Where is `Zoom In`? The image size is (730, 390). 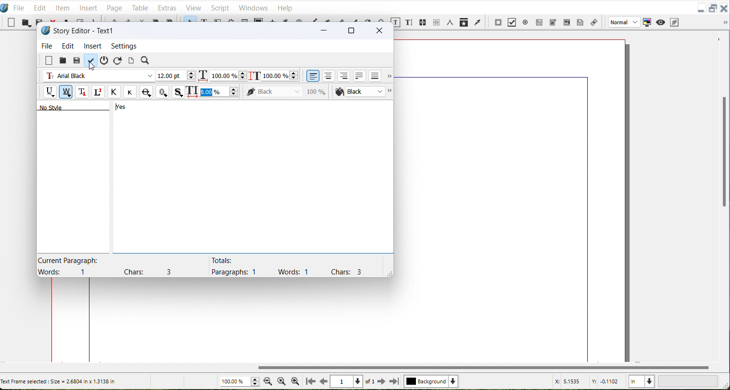
Zoom In is located at coordinates (295, 381).